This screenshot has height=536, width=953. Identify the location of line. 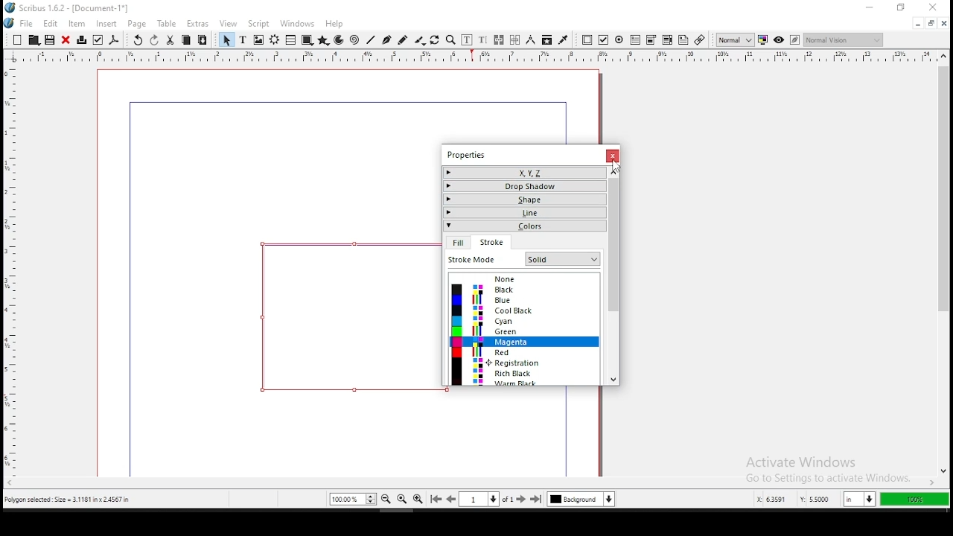
(525, 212).